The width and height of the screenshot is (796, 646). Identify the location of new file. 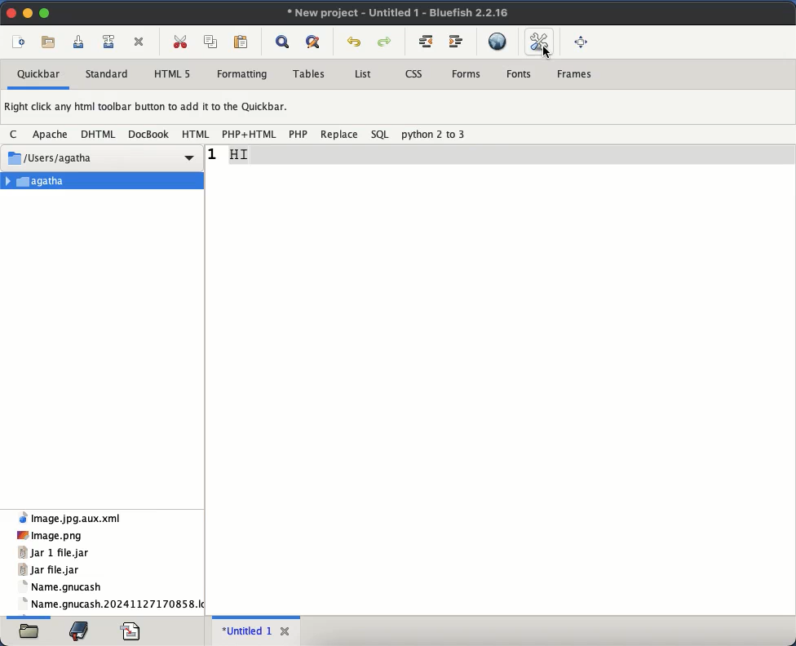
(19, 42).